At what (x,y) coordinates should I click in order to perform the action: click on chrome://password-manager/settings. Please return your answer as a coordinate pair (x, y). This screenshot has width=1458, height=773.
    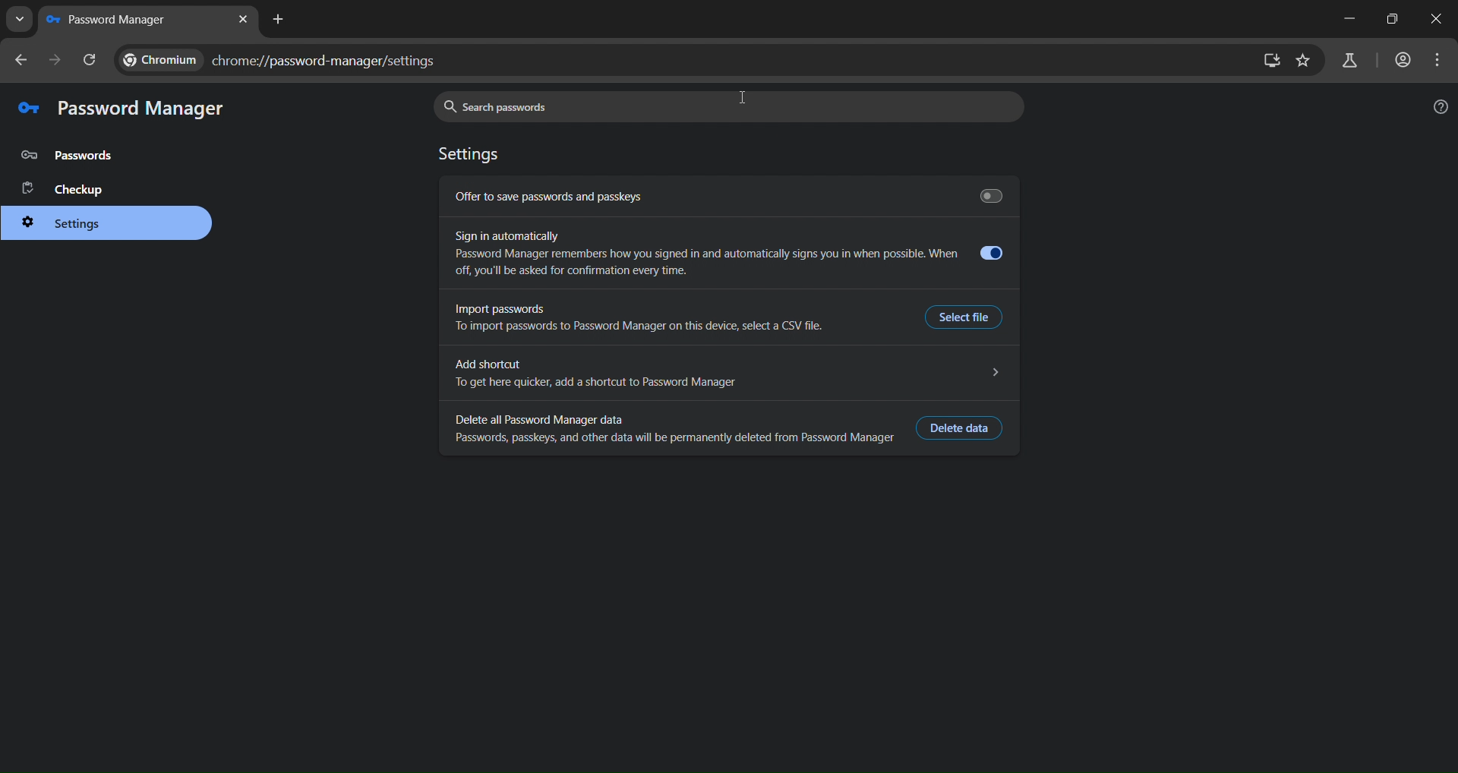
    Looking at the image, I should click on (286, 59).